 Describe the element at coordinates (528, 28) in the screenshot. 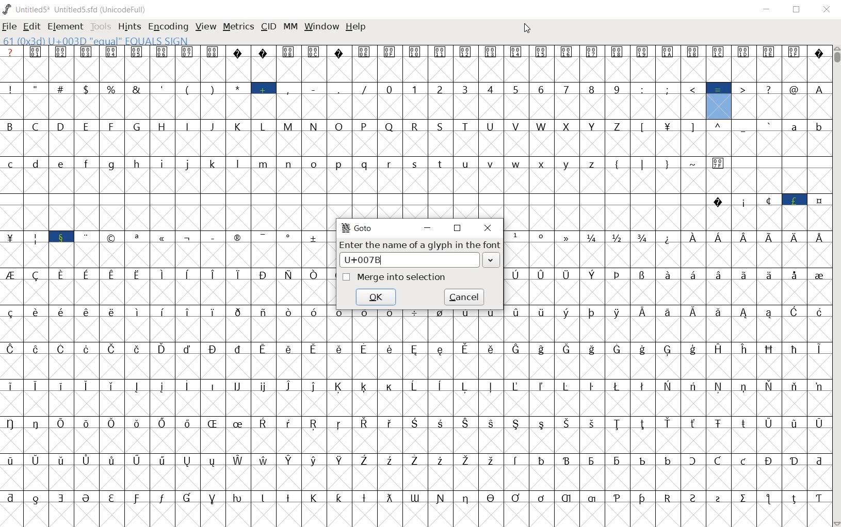

I see `cursor` at that location.